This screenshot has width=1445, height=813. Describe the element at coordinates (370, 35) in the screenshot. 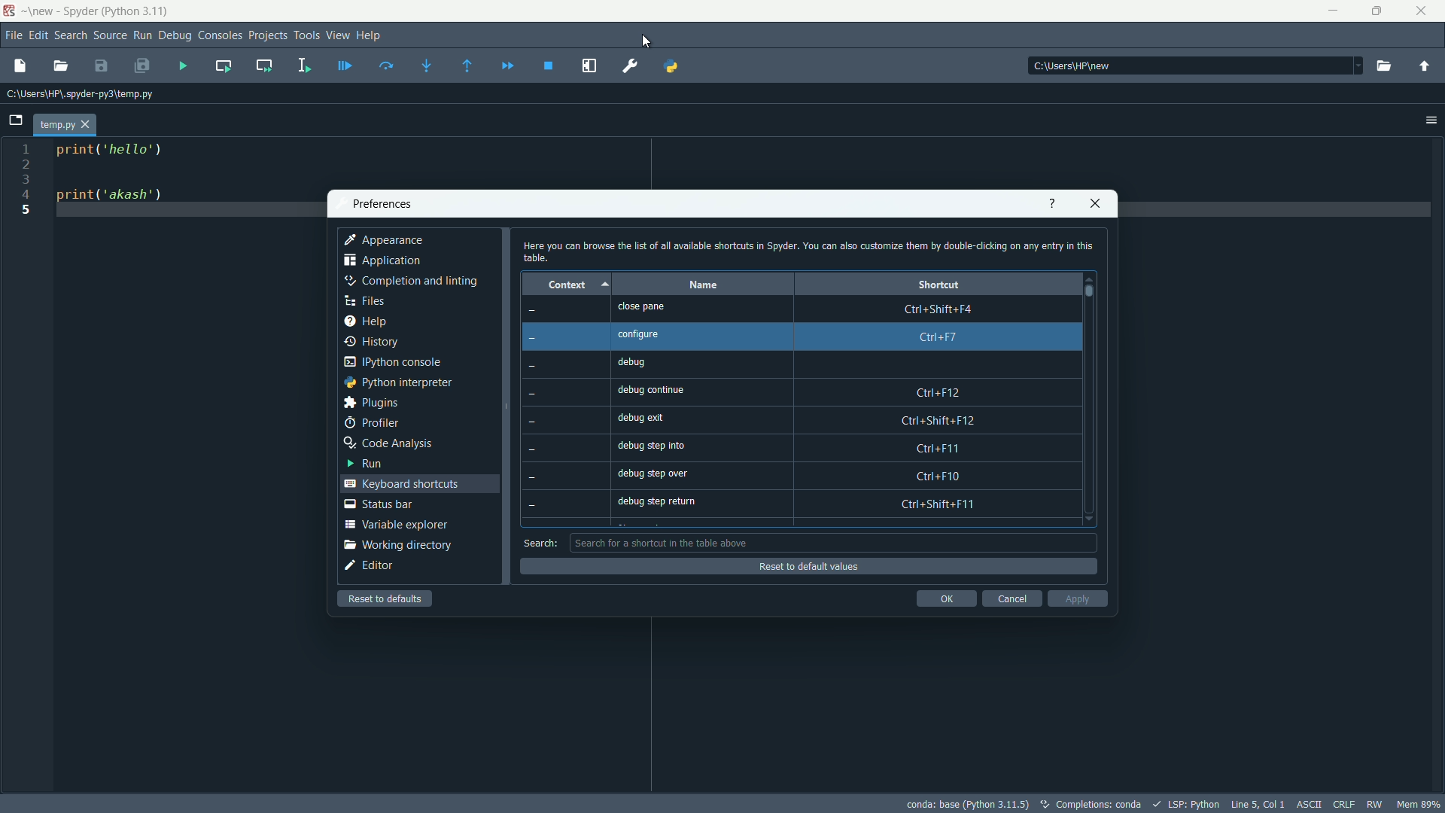

I see `help menu` at that location.